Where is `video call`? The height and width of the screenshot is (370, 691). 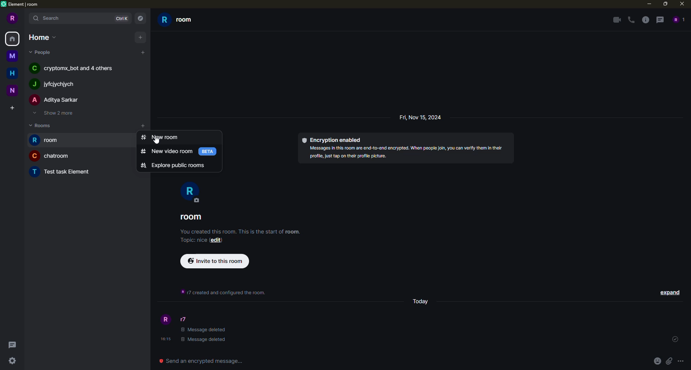
video call is located at coordinates (615, 19).